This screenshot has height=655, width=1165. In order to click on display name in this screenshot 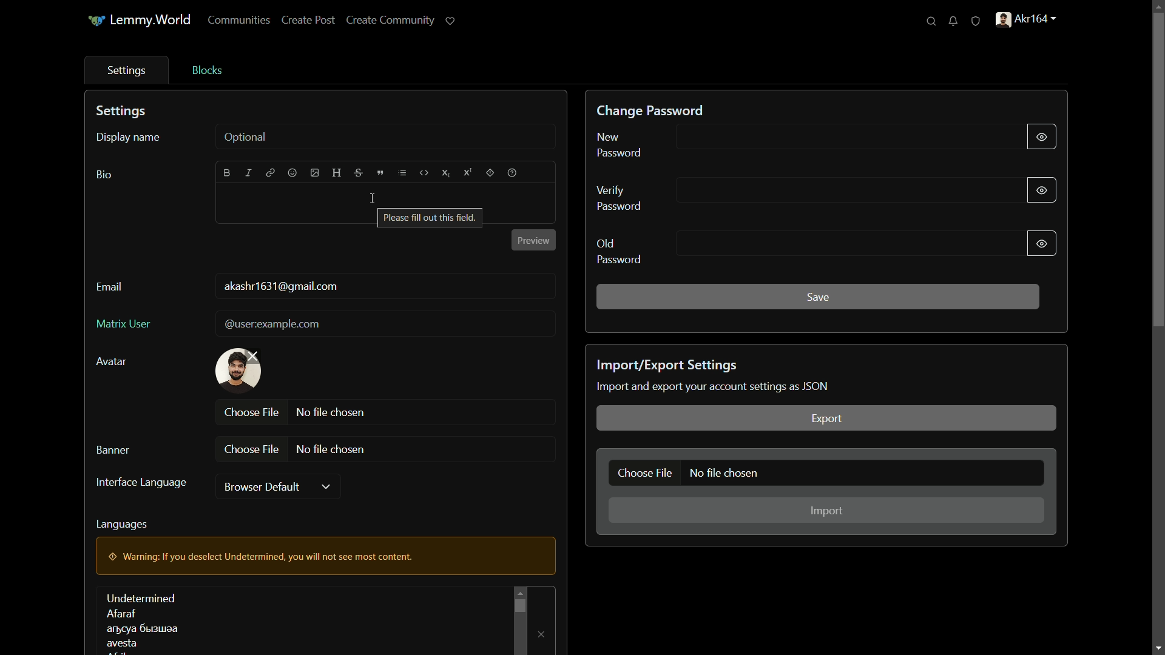, I will do `click(129, 138)`.